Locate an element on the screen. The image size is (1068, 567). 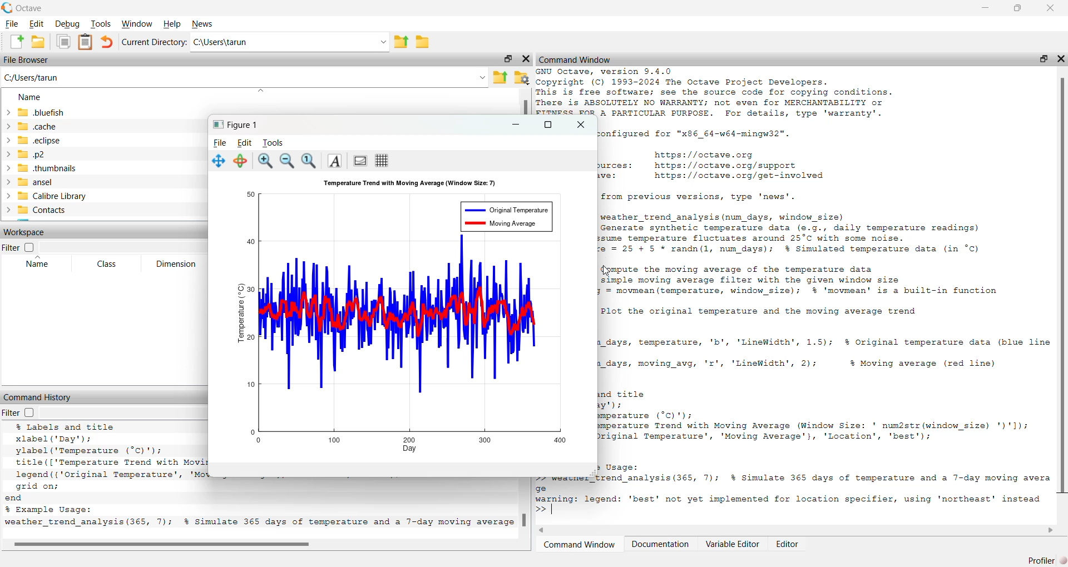
.p2 is located at coordinates (26, 155).